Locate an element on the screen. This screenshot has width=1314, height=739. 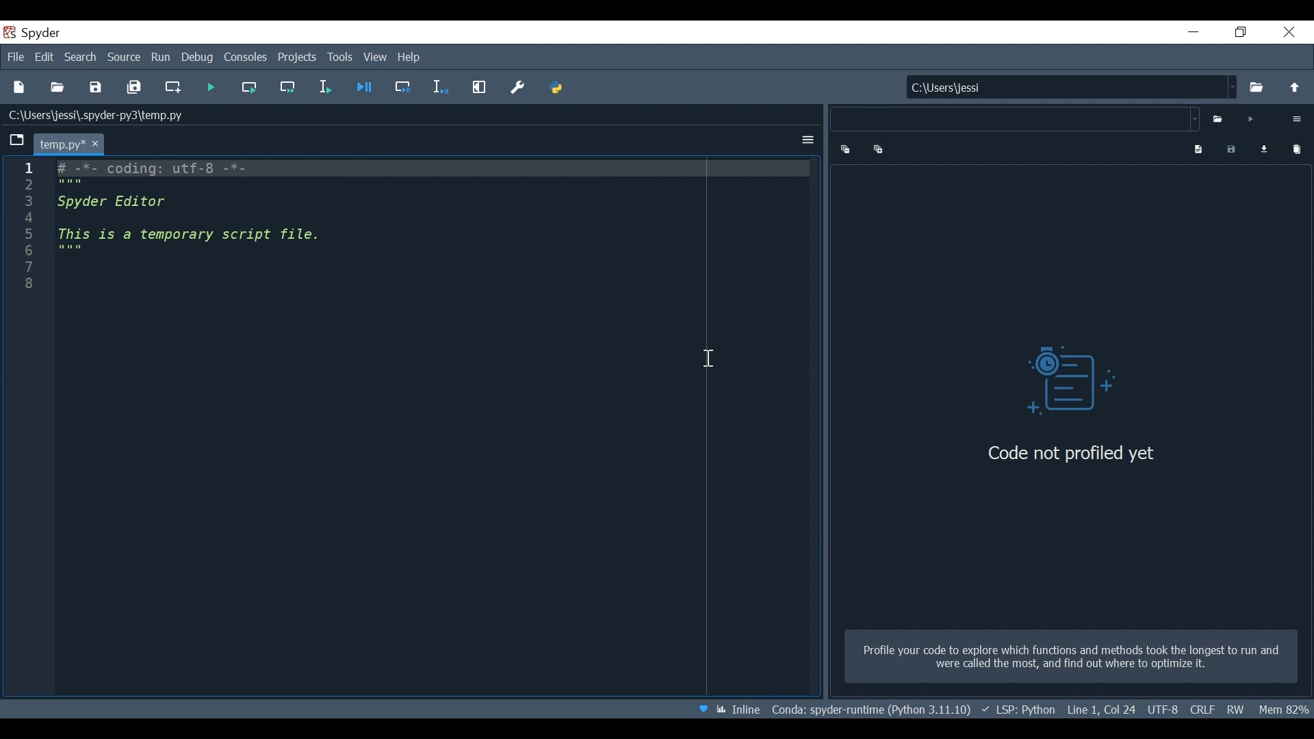
File Path is located at coordinates (868, 710).